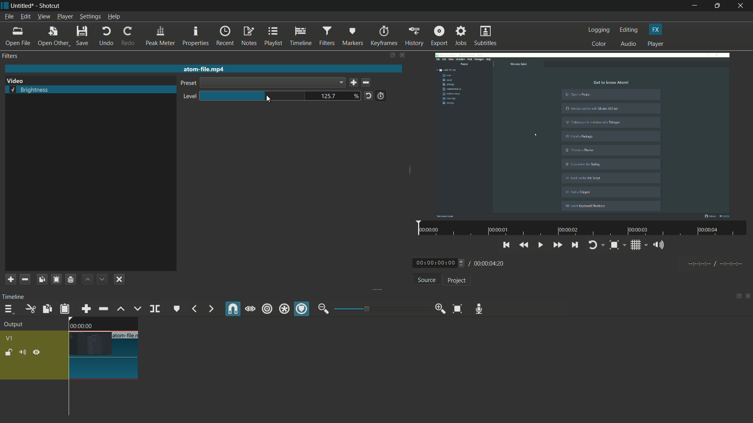 The width and height of the screenshot is (753, 423). I want to click on markers, so click(353, 36).